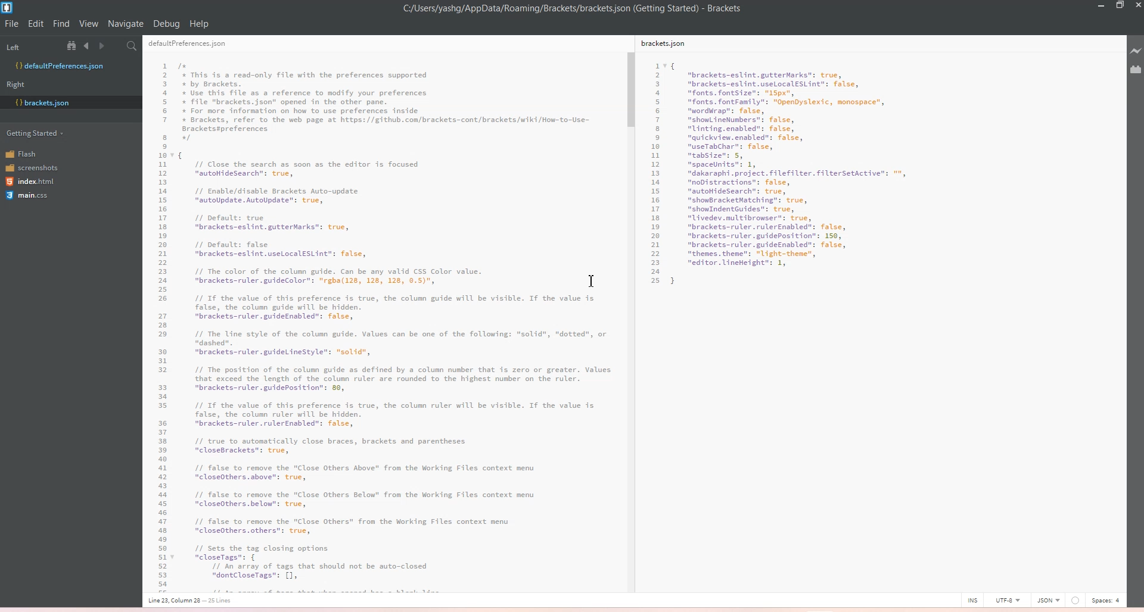  Describe the element at coordinates (194, 601) in the screenshot. I see `Line 23, Column 27 - 25 Lines` at that location.